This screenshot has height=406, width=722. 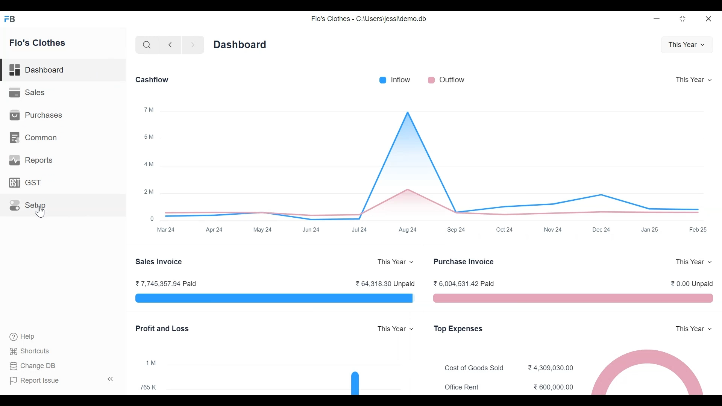 What do you see at coordinates (699, 229) in the screenshot?
I see `feb 25` at bounding box center [699, 229].